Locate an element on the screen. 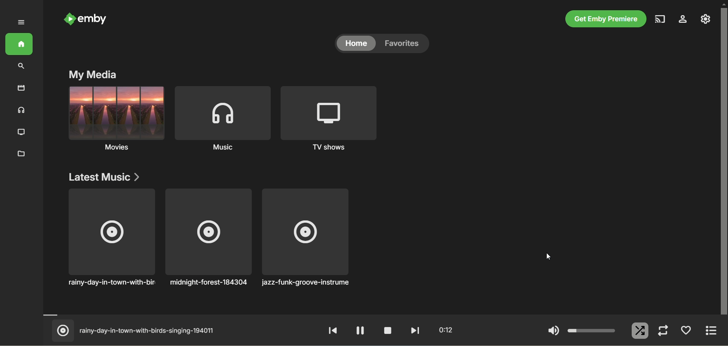 This screenshot has height=346, width=728. search is located at coordinates (20, 68).